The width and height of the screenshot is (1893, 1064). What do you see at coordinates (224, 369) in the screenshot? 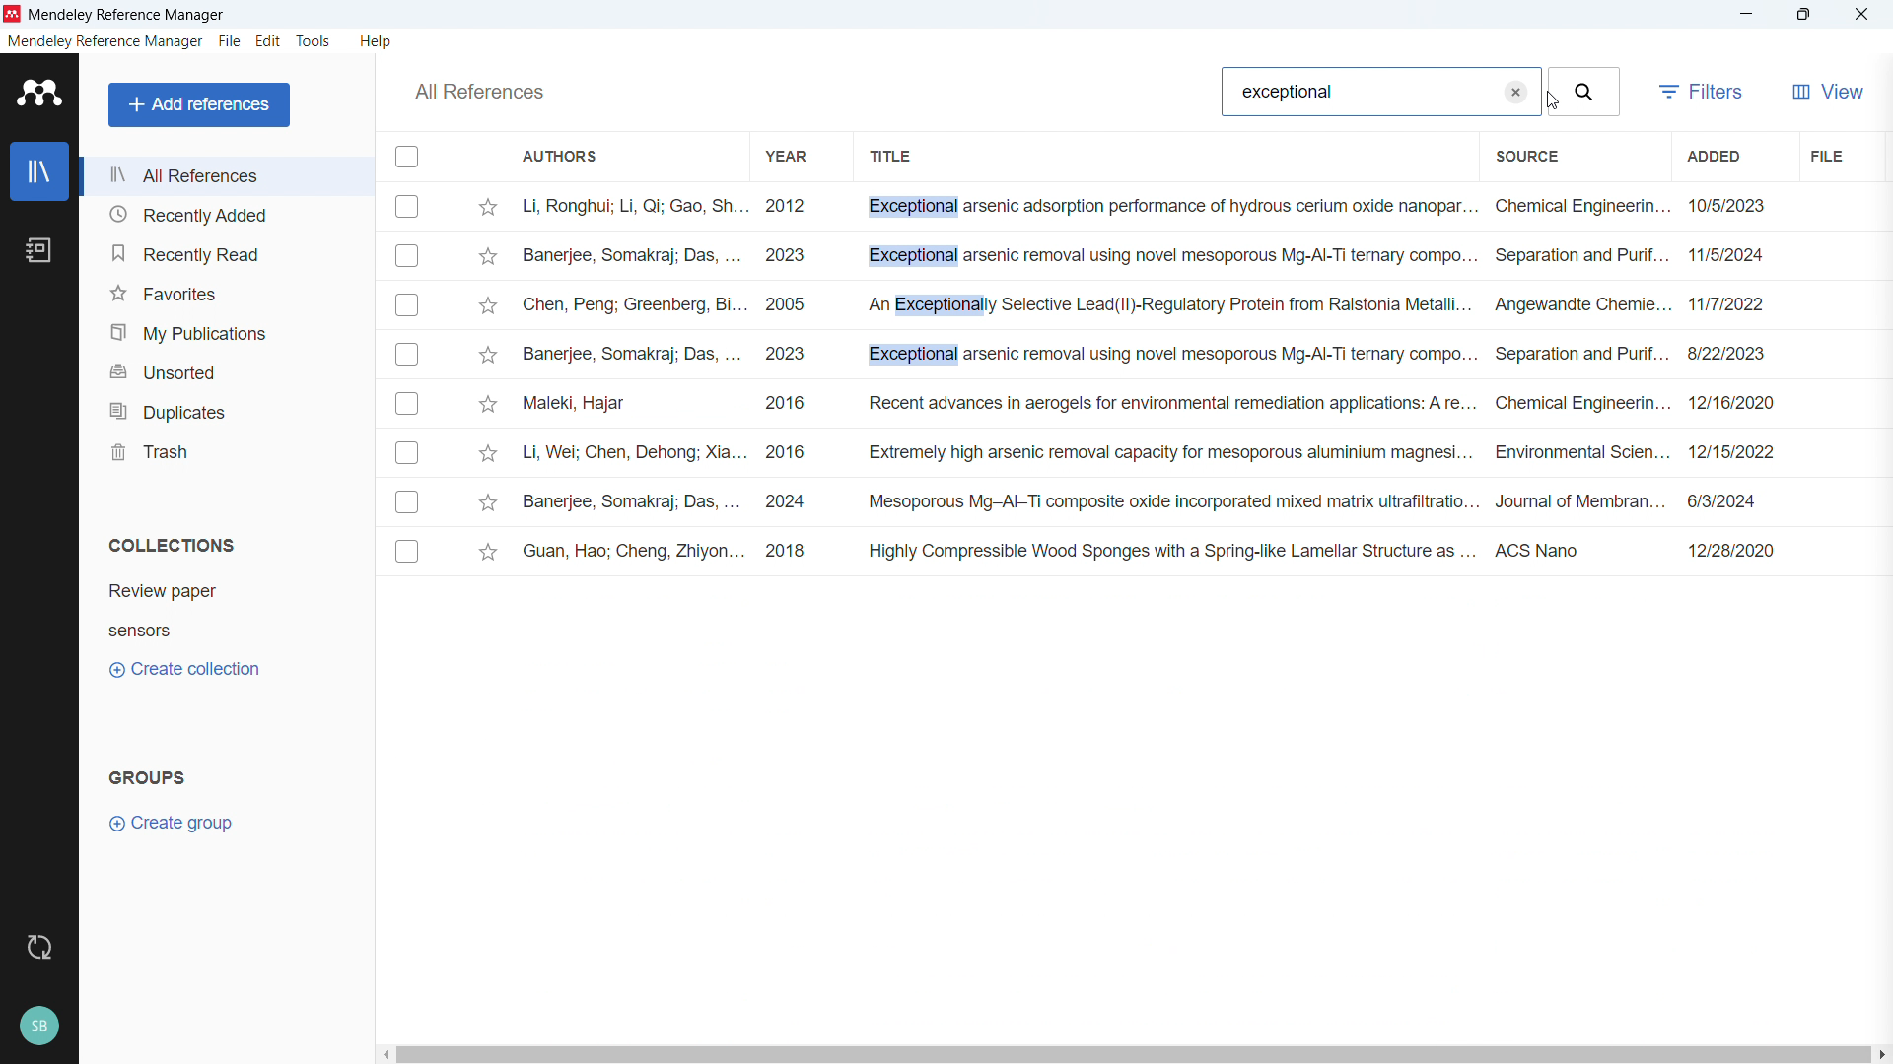
I see `unsorted ` at bounding box center [224, 369].